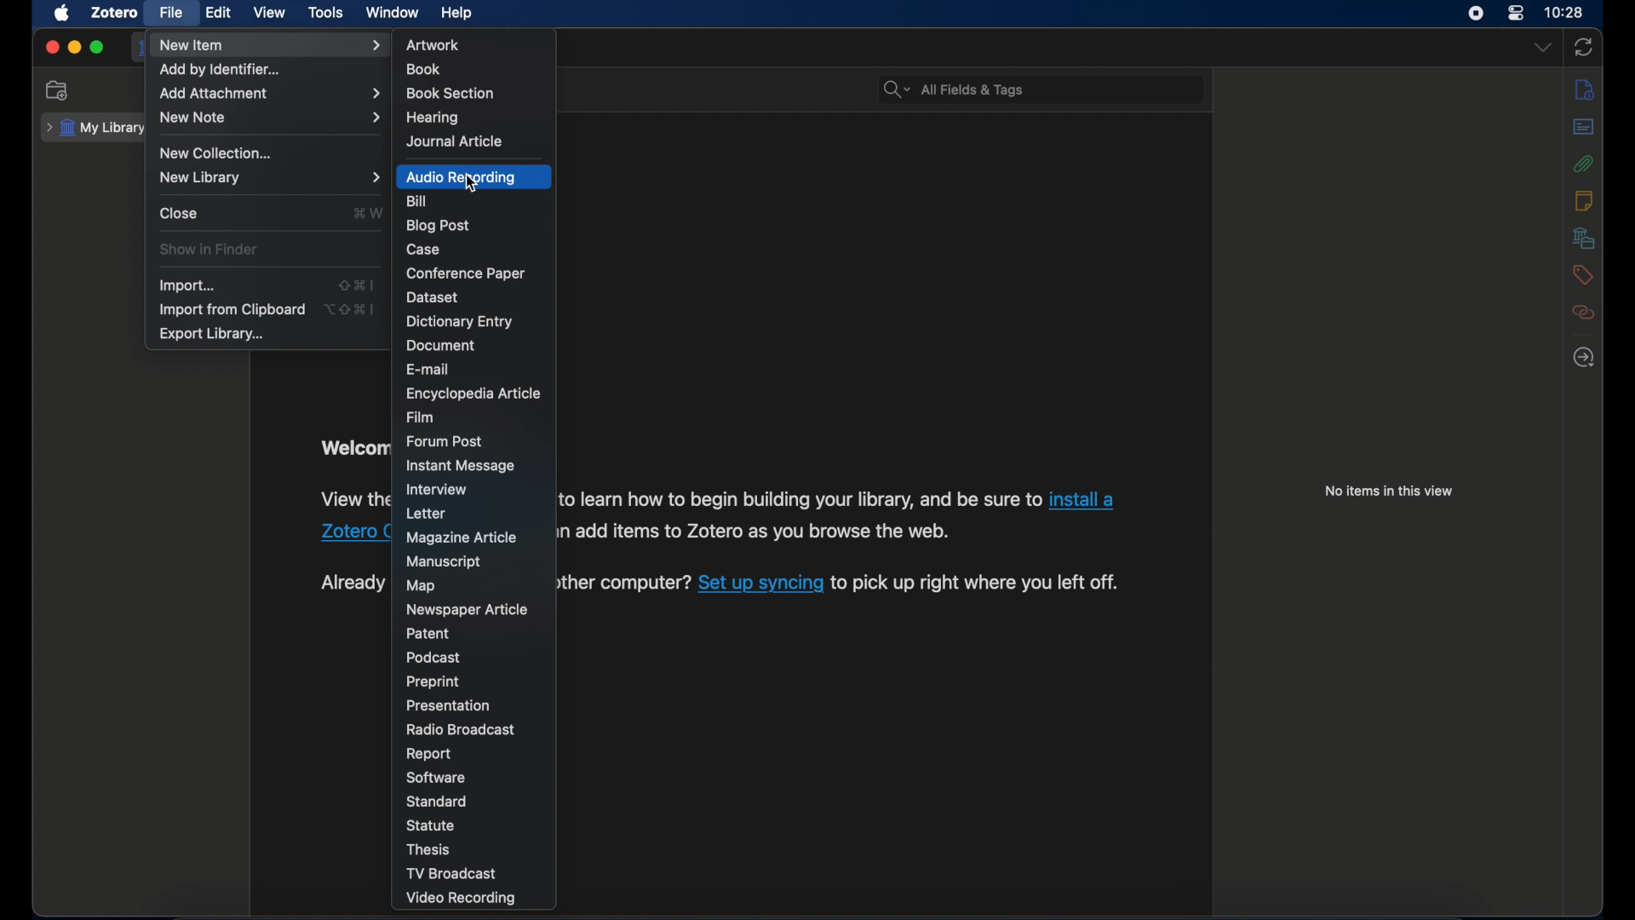 The width and height of the screenshot is (1635, 920). I want to click on hearing, so click(431, 117).